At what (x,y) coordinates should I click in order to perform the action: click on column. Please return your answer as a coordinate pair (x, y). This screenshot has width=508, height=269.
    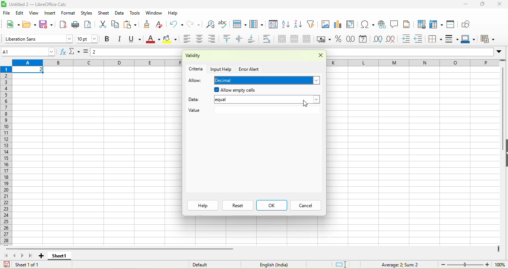
    Looking at the image, I should click on (258, 25).